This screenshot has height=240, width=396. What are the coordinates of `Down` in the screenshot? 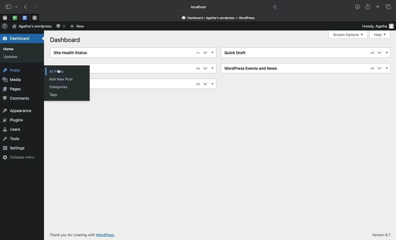 It's located at (205, 68).